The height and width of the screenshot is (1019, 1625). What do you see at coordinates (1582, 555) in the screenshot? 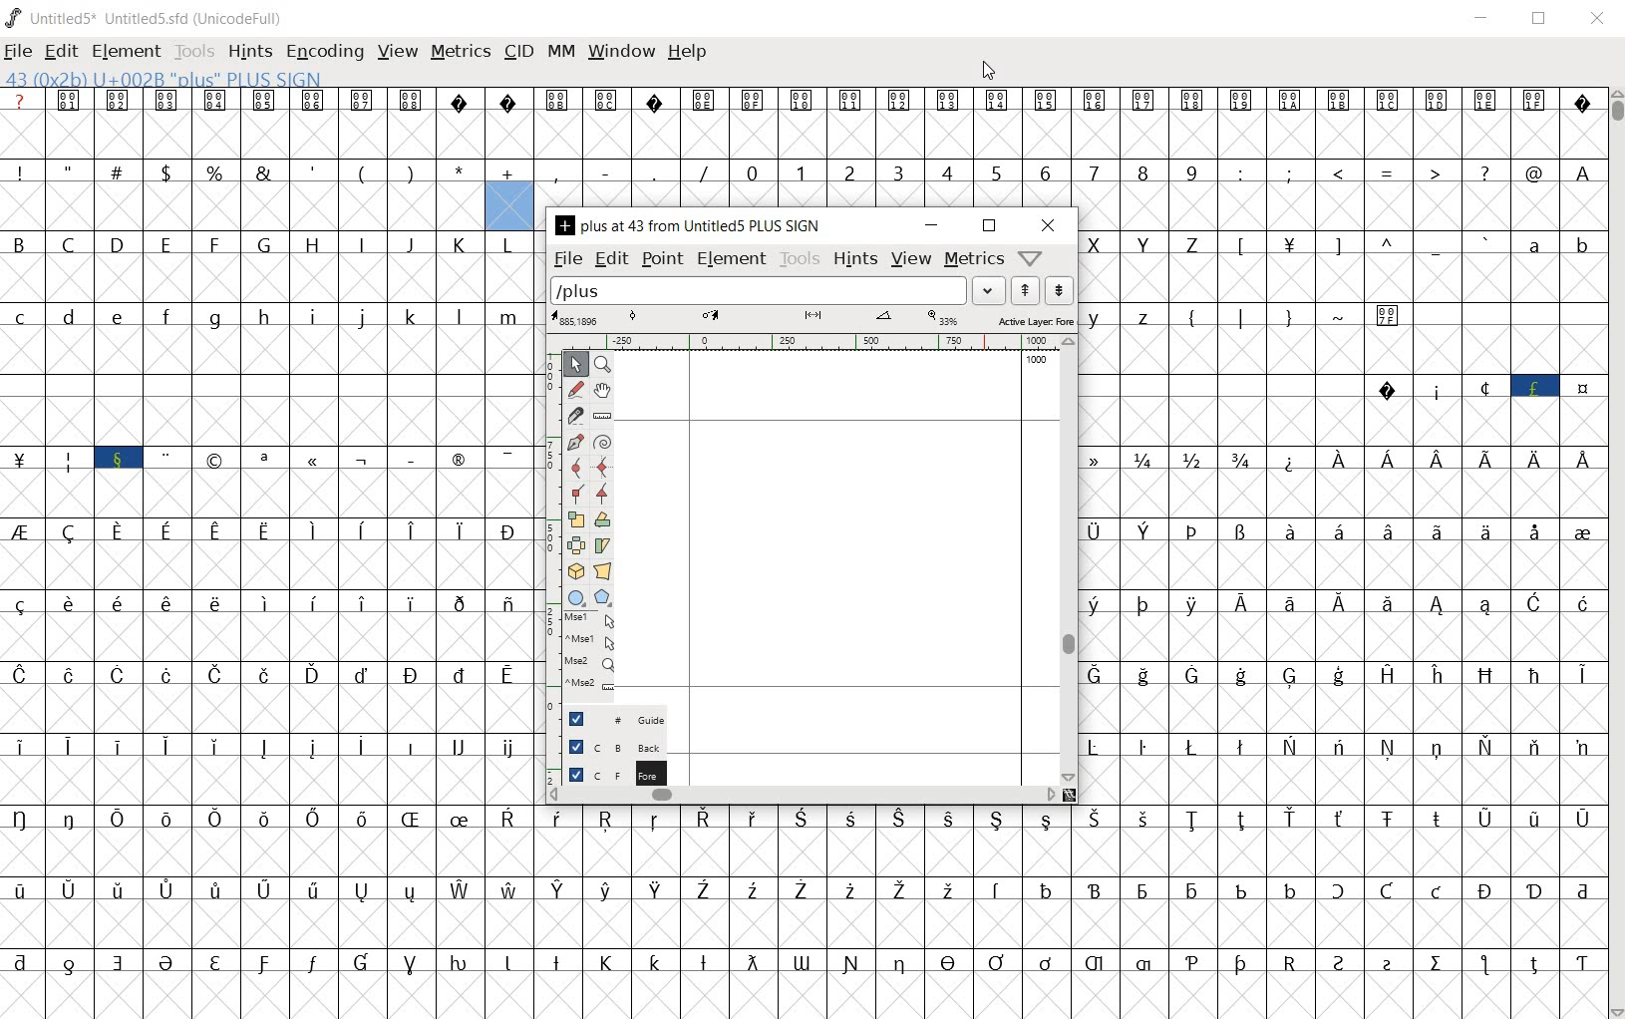
I see `special characters` at bounding box center [1582, 555].